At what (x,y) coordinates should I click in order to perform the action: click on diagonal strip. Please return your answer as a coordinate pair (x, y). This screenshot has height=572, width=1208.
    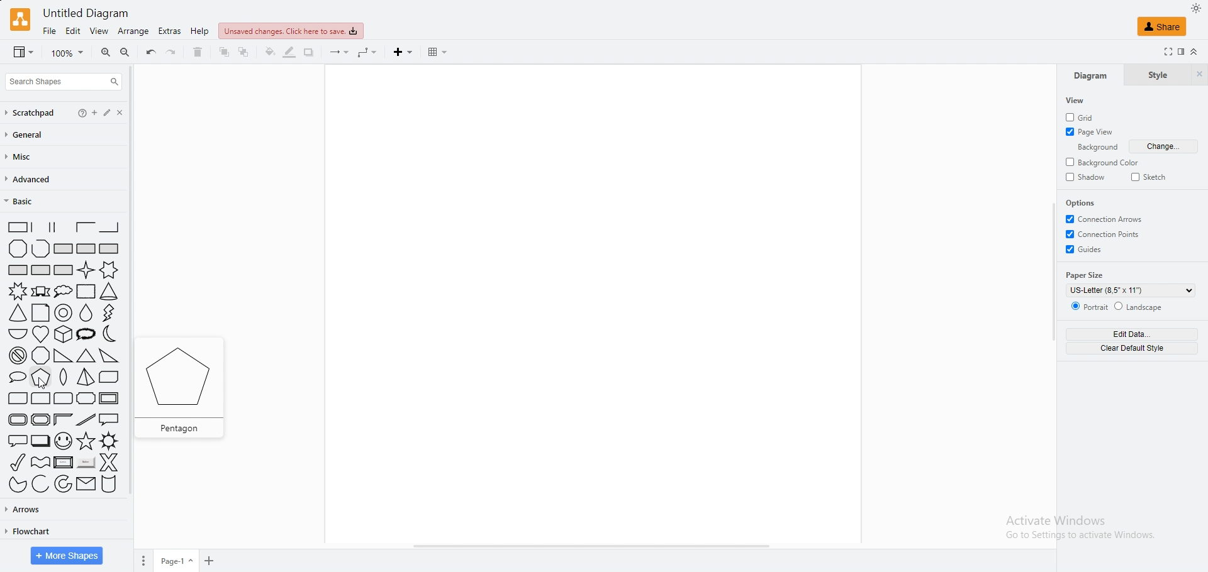
    Looking at the image, I should click on (86, 420).